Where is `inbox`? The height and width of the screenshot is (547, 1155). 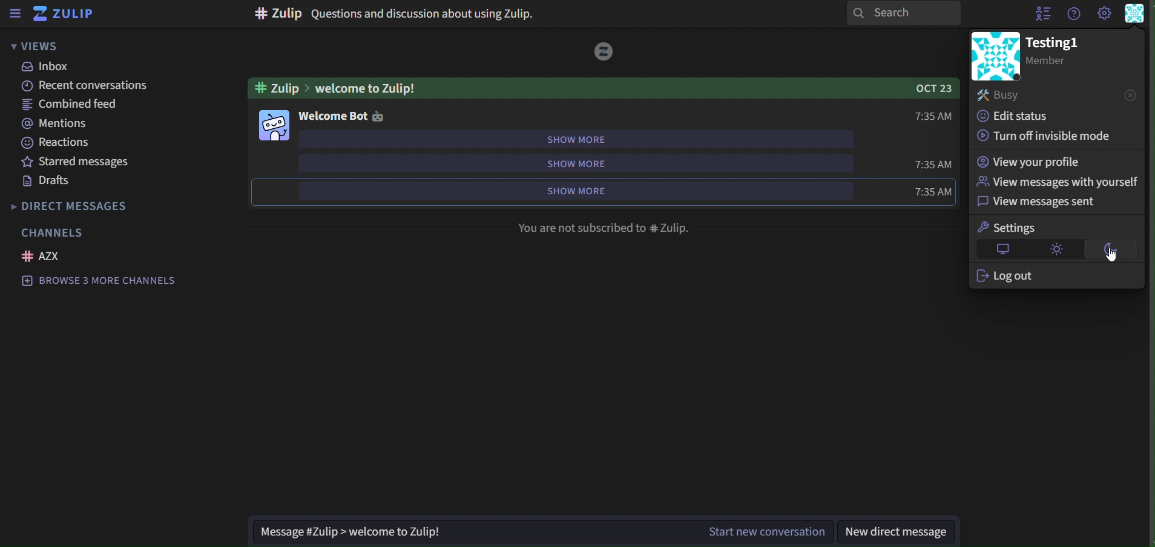
inbox is located at coordinates (50, 68).